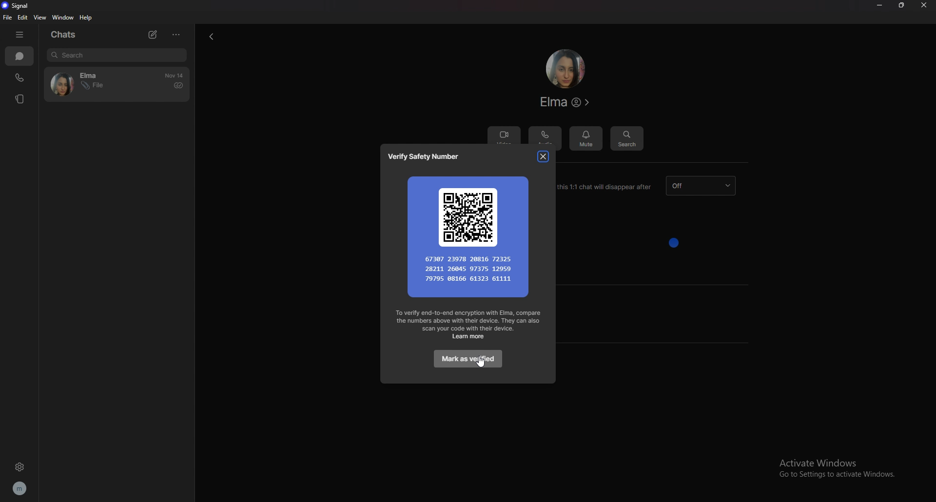  Describe the element at coordinates (586, 136) in the screenshot. I see `mute` at that location.